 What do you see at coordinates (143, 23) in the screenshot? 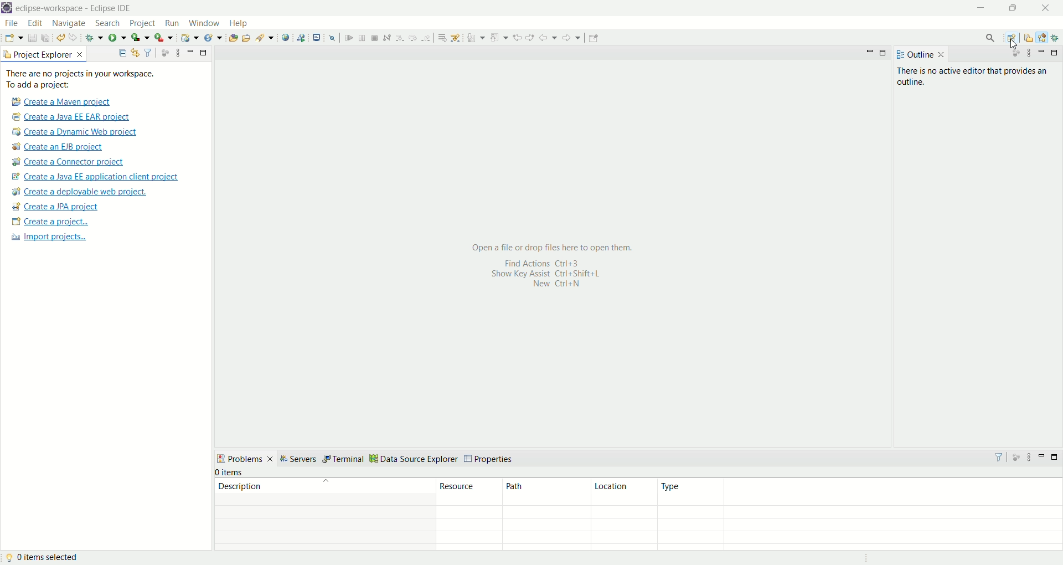
I see `project` at bounding box center [143, 23].